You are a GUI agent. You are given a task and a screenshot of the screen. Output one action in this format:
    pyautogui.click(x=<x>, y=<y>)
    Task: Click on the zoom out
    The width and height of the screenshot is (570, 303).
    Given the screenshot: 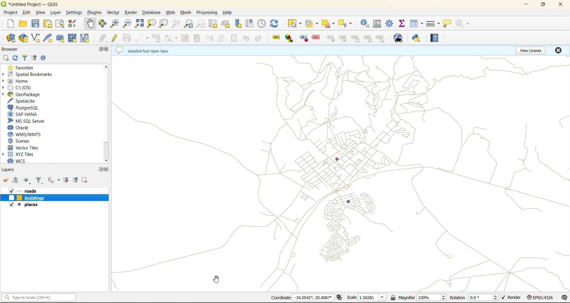 What is the action you would take?
    pyautogui.click(x=128, y=25)
    